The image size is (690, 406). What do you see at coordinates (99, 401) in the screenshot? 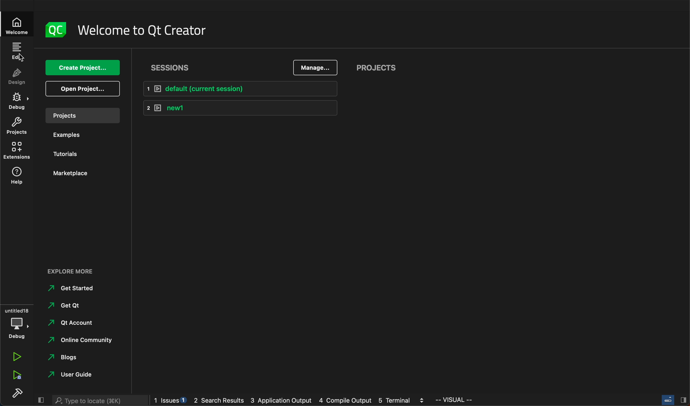
I see `search bar` at bounding box center [99, 401].